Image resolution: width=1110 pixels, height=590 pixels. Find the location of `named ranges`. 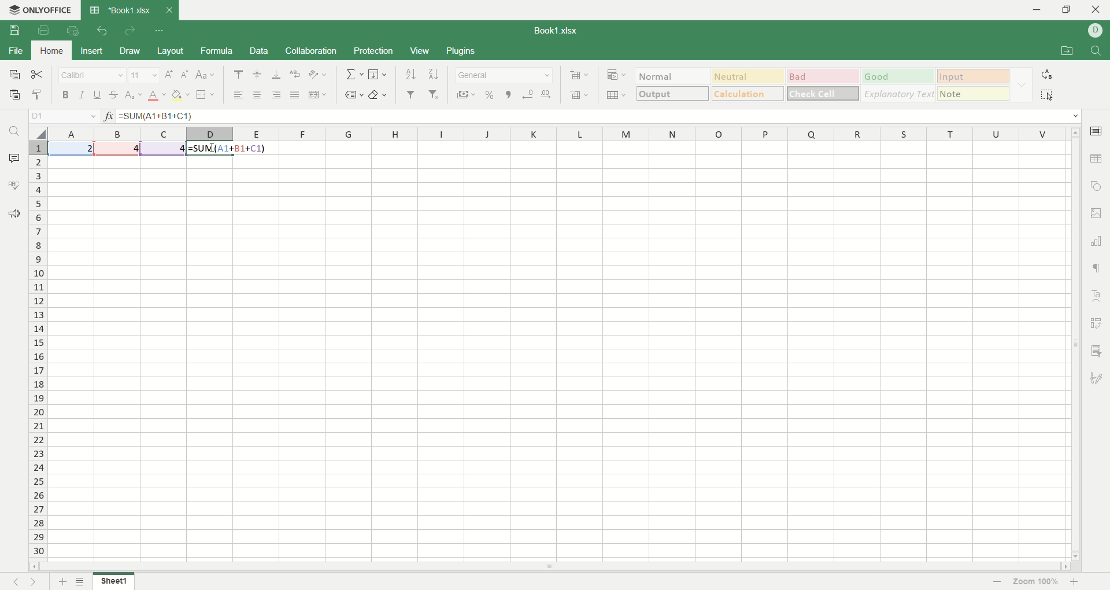

named ranges is located at coordinates (352, 94).